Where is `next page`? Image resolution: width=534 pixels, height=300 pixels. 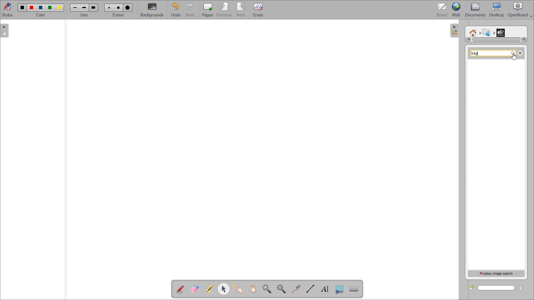
next page is located at coordinates (241, 9).